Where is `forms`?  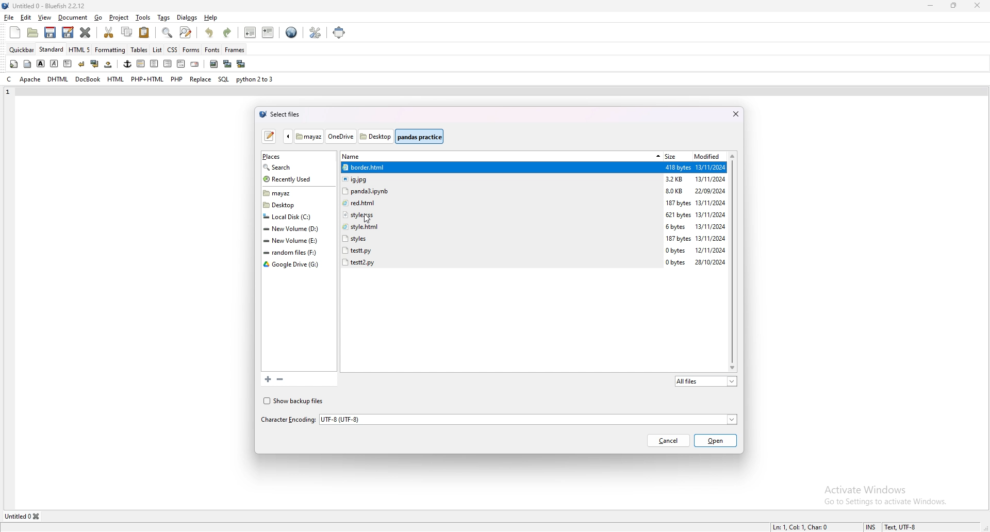
forms is located at coordinates (191, 49).